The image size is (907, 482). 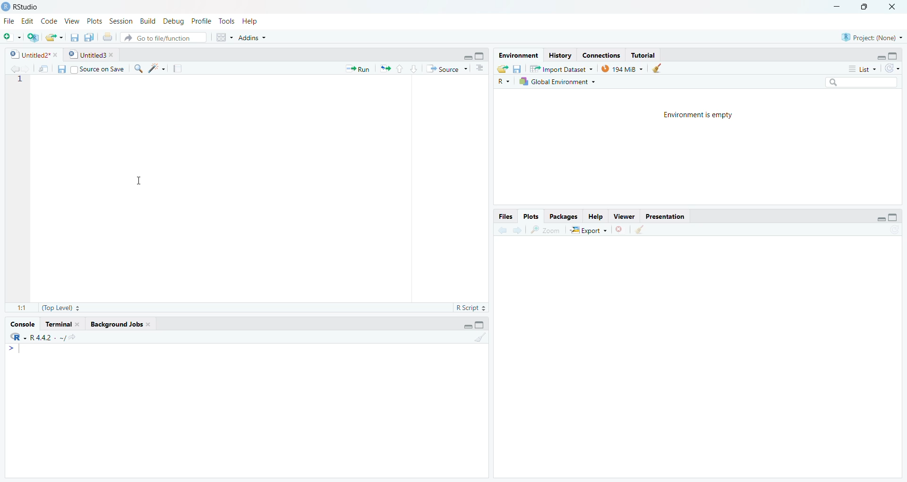 What do you see at coordinates (26, 22) in the screenshot?
I see `Edit` at bounding box center [26, 22].